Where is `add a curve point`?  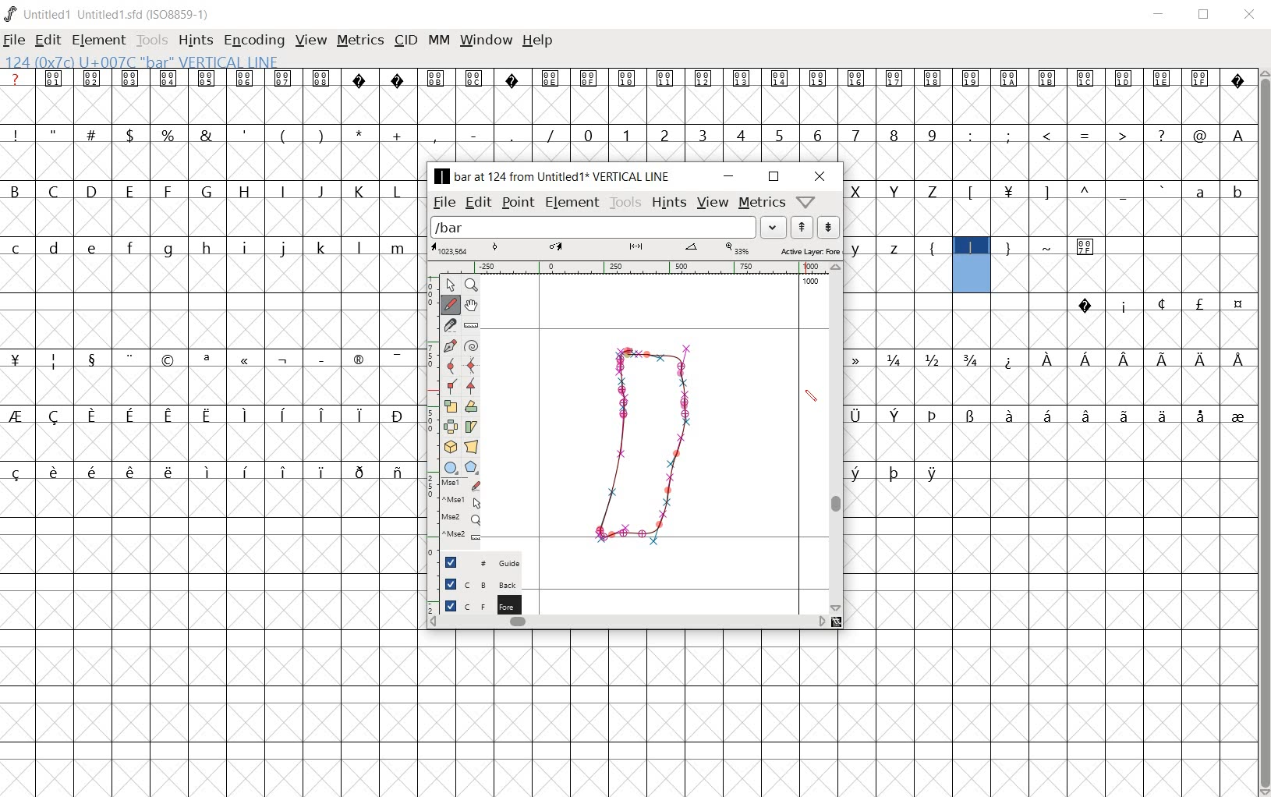
add a curve point is located at coordinates (449, 365).